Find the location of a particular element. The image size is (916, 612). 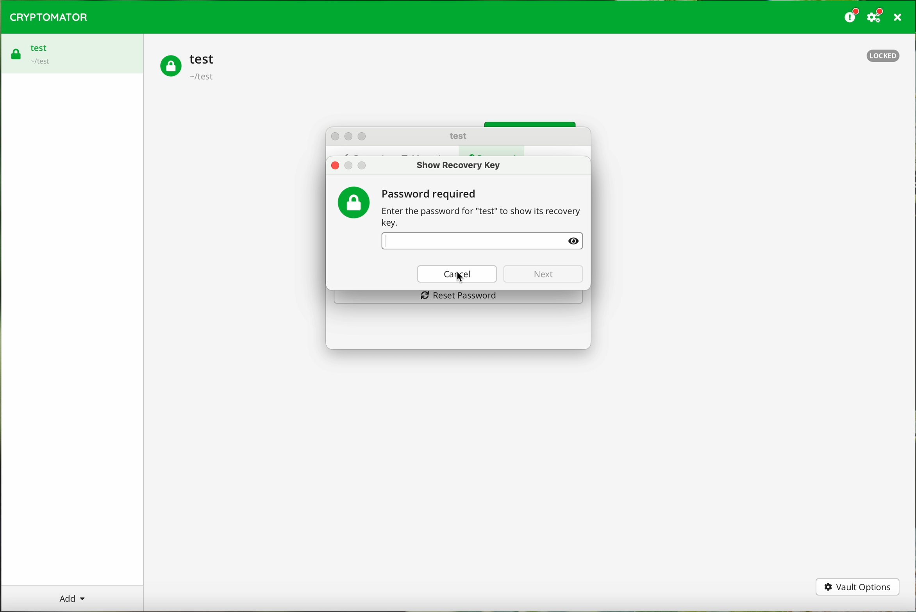

vault options is located at coordinates (858, 588).